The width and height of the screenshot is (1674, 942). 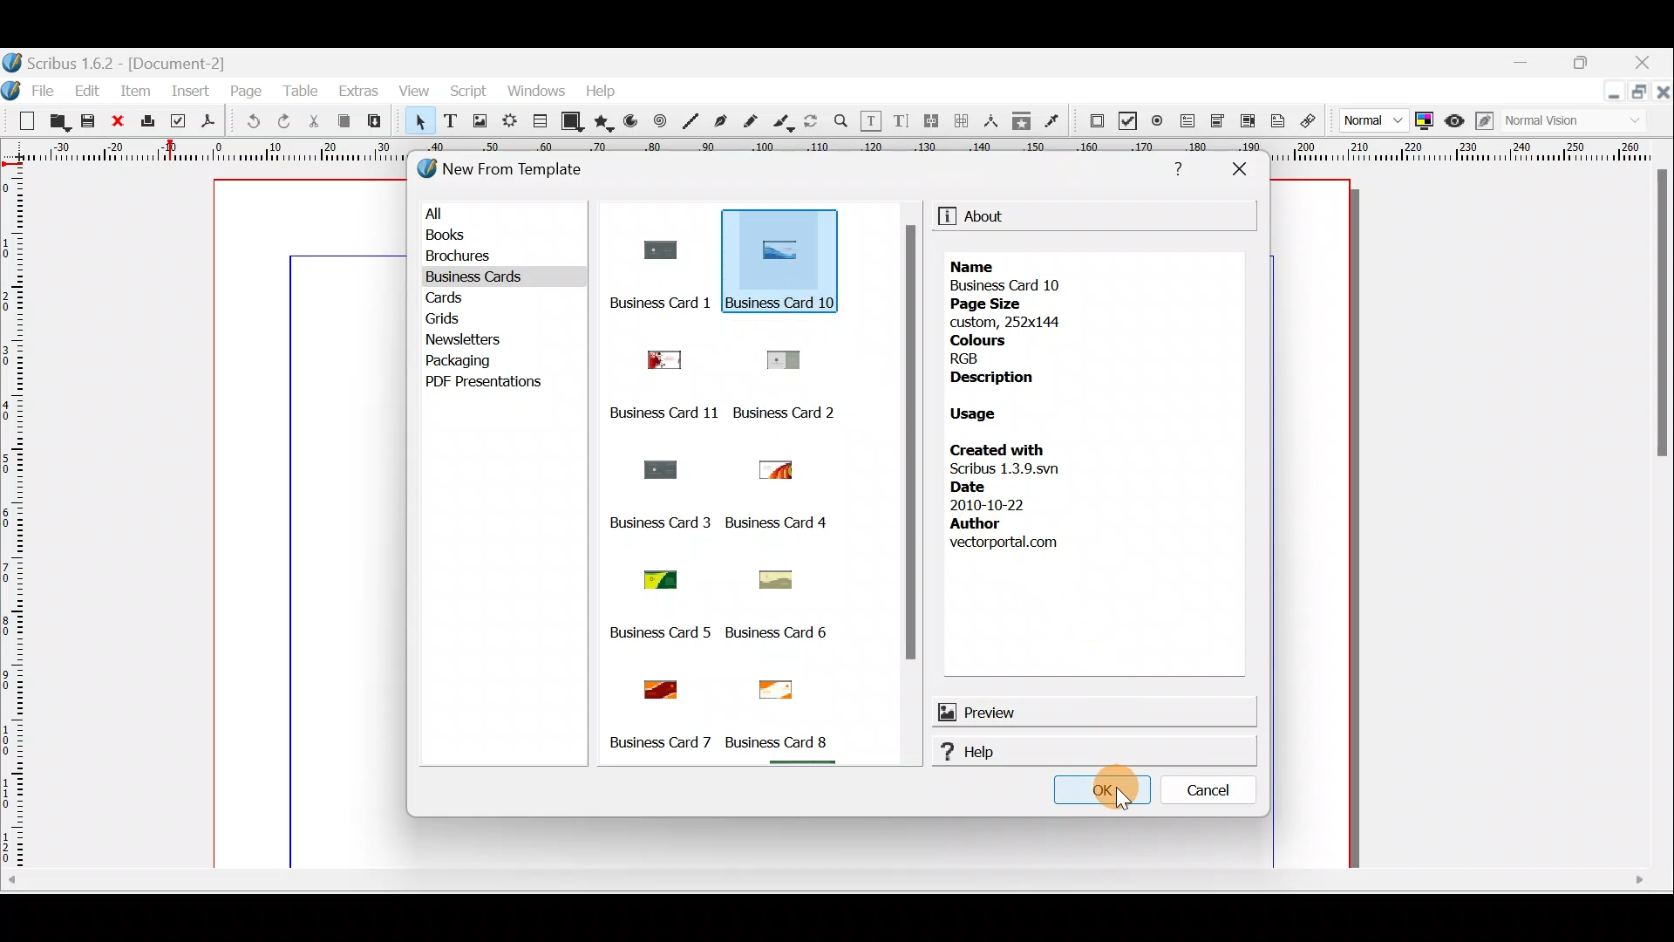 I want to click on Scroll bar, so click(x=910, y=494).